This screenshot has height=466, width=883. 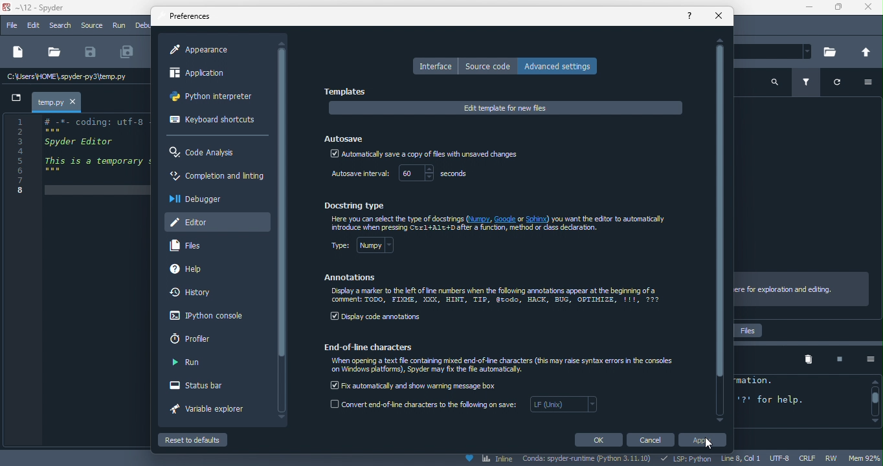 I want to click on end of the characters, so click(x=374, y=346).